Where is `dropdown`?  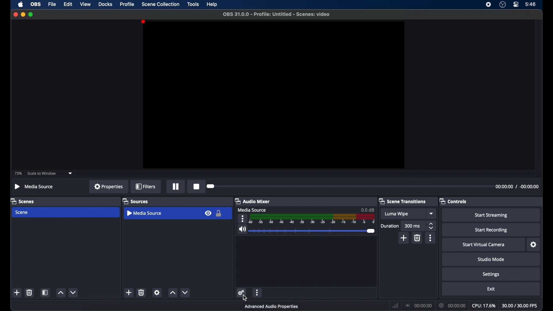 dropdown is located at coordinates (432, 214).